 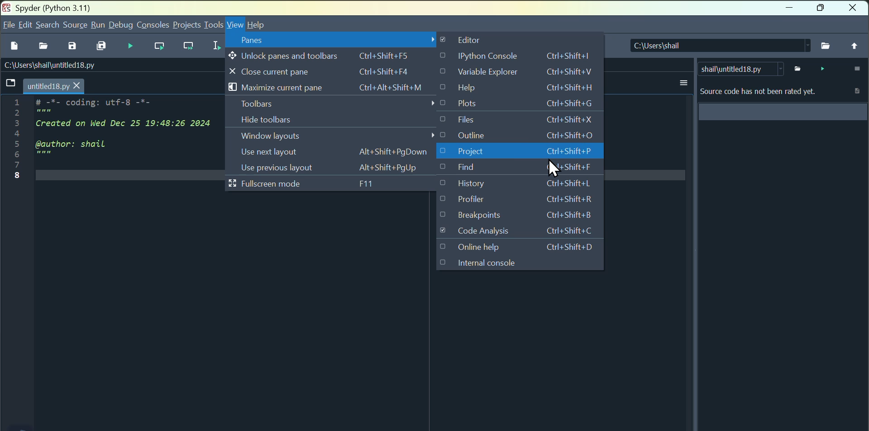 I want to click on Toolbars, so click(x=327, y=103).